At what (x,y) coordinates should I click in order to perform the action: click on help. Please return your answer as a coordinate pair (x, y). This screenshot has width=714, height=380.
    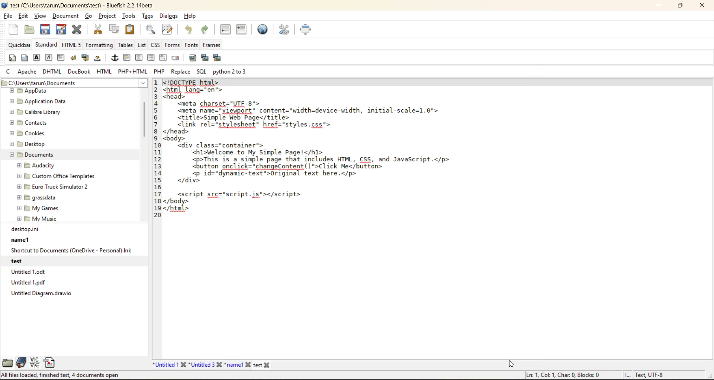
    Looking at the image, I should click on (190, 16).